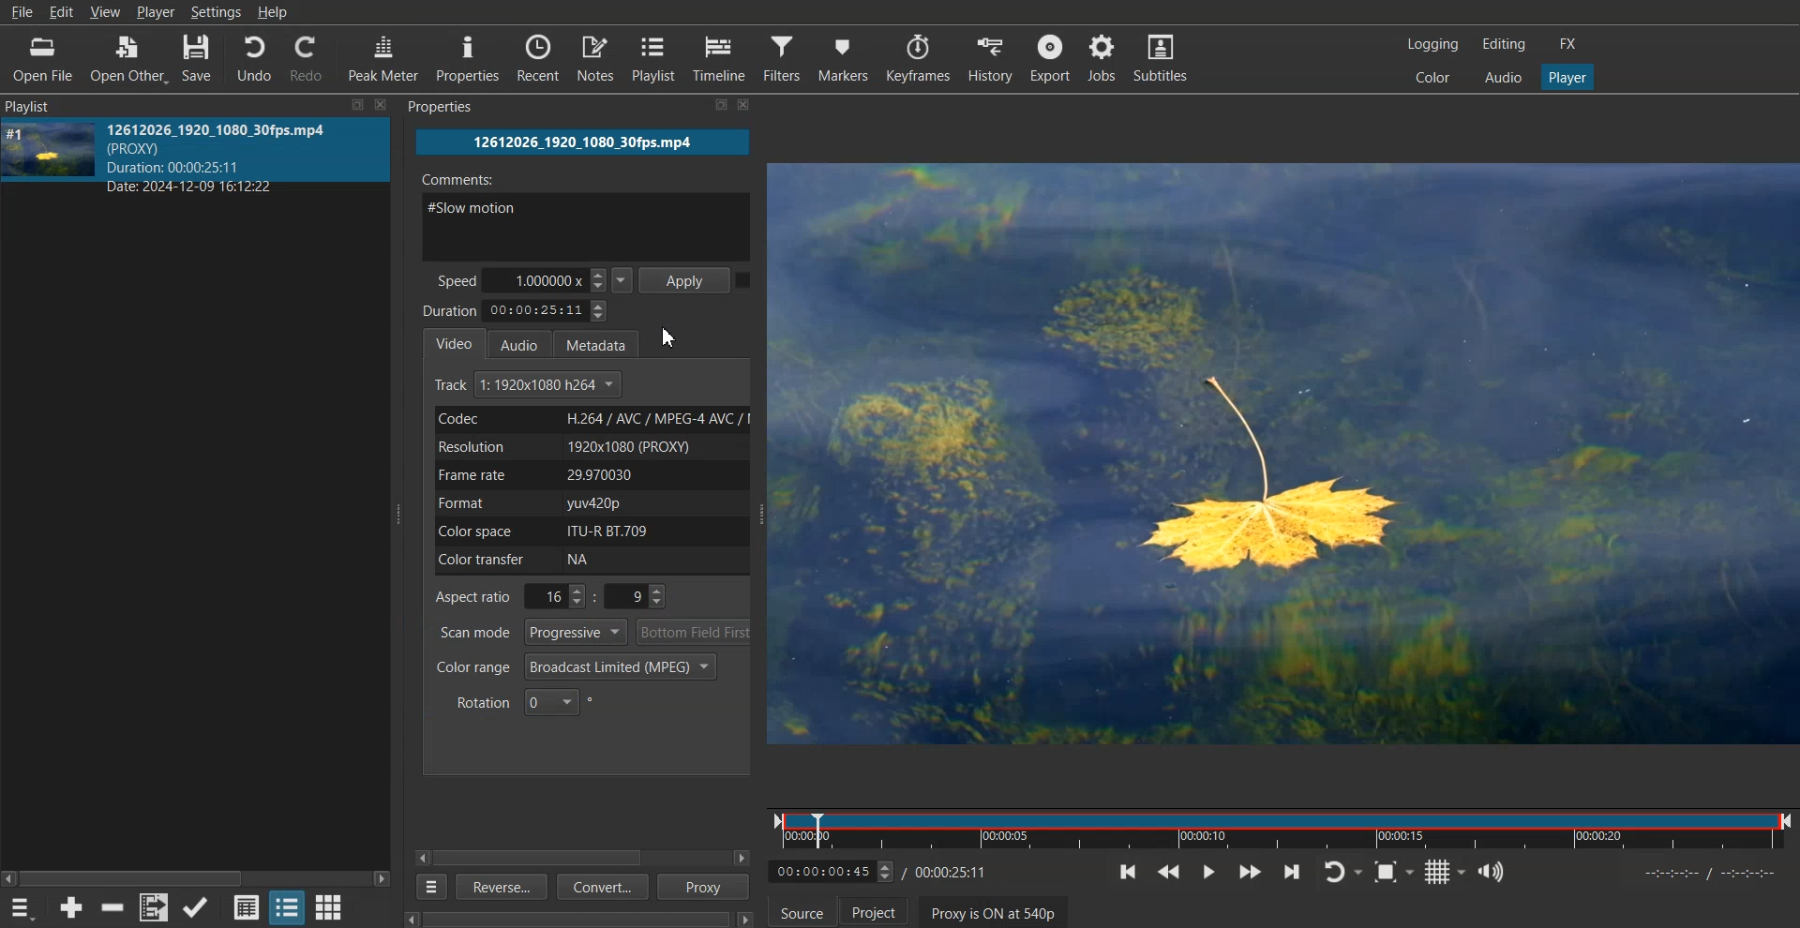  Describe the element at coordinates (583, 142) in the screenshot. I see `File Name` at that location.